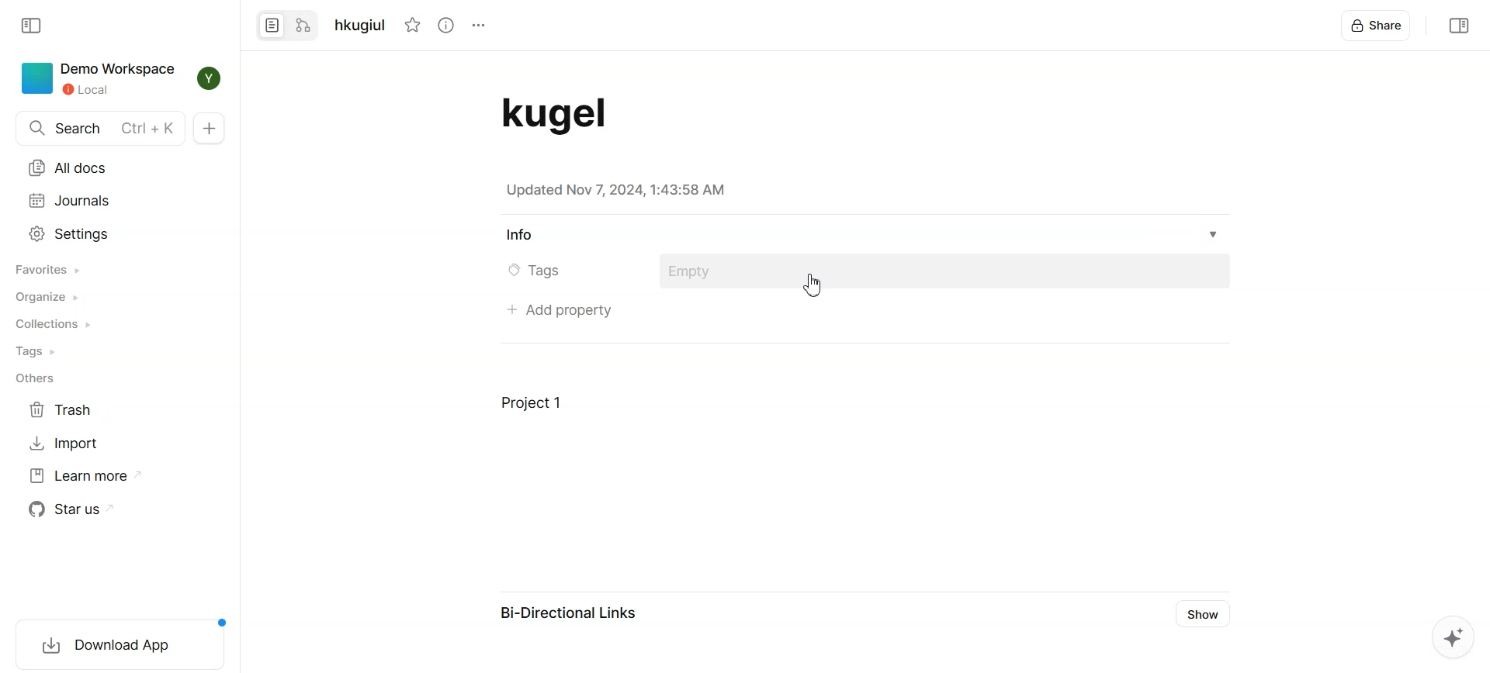 This screenshot has height=673, width=1490. What do you see at coordinates (39, 379) in the screenshot?
I see `Others` at bounding box center [39, 379].